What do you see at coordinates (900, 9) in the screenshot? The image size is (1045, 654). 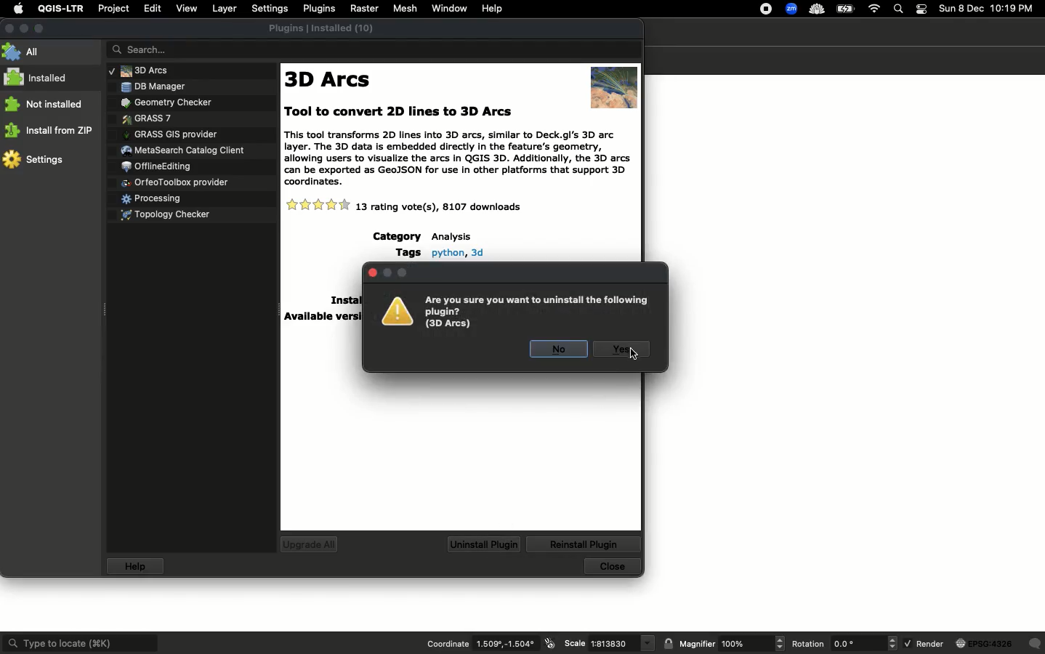 I see `Search` at bounding box center [900, 9].